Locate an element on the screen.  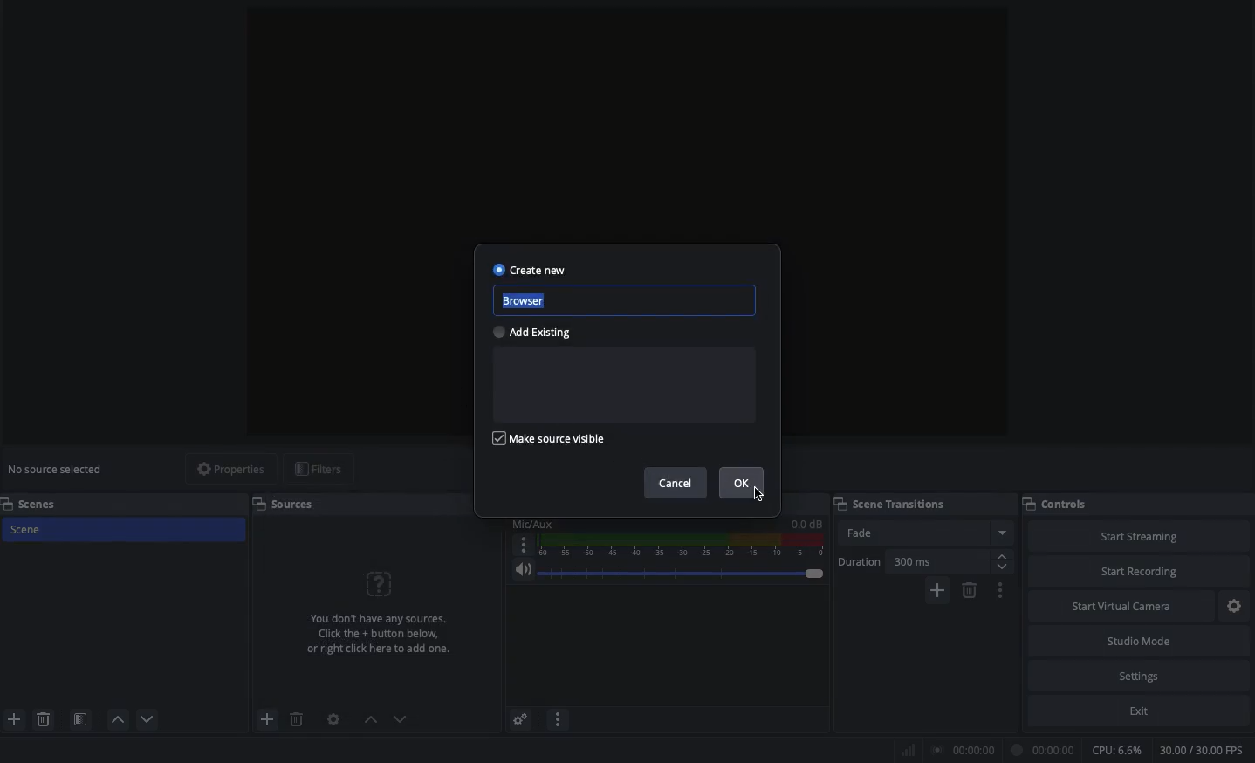
Remove is located at coordinates (970, 590).